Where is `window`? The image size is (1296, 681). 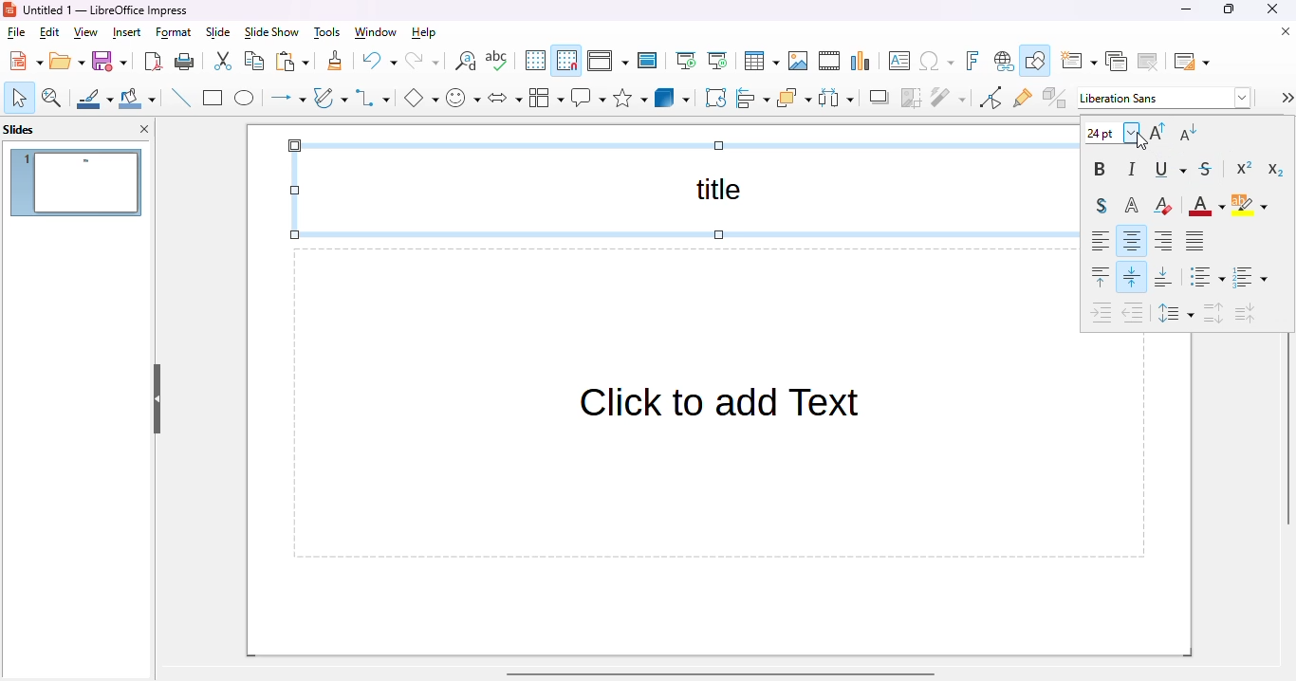
window is located at coordinates (376, 32).